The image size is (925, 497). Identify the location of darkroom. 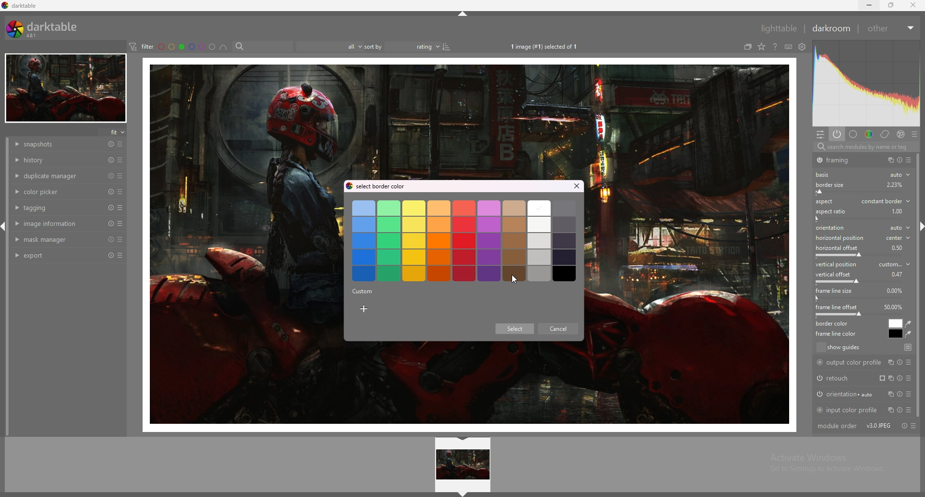
(831, 28).